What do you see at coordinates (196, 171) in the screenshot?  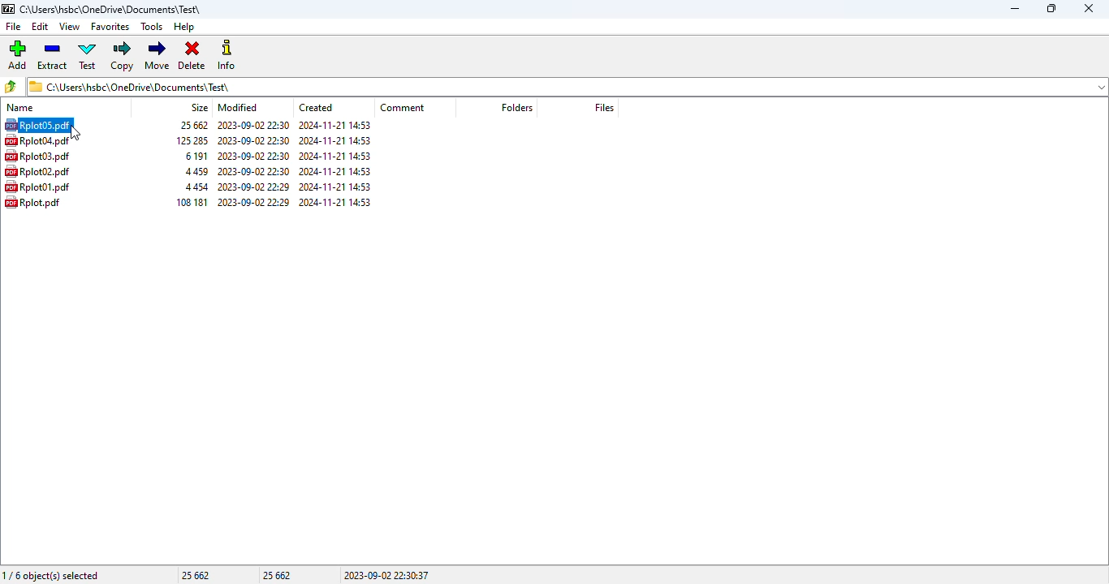 I see `size` at bounding box center [196, 171].